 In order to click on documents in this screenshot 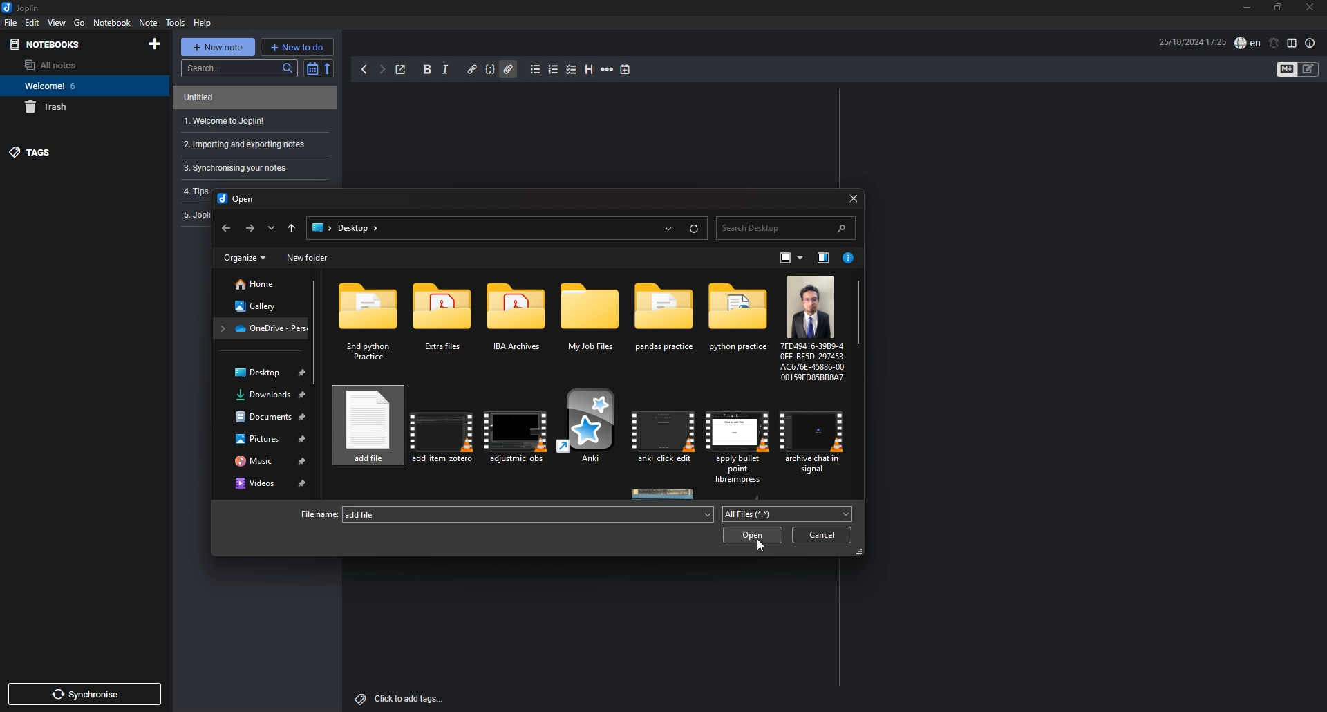, I will do `click(264, 418)`.